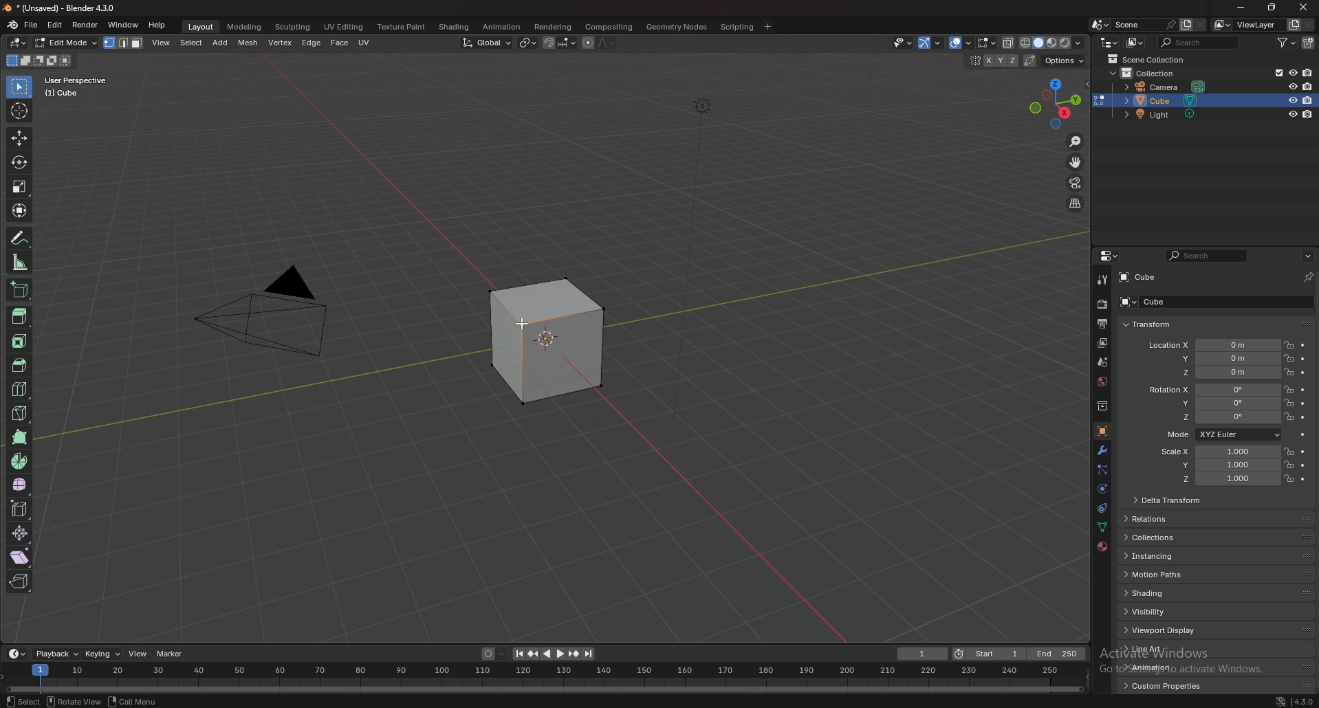 The height and width of the screenshot is (708, 1319). I want to click on select, so click(23, 700).